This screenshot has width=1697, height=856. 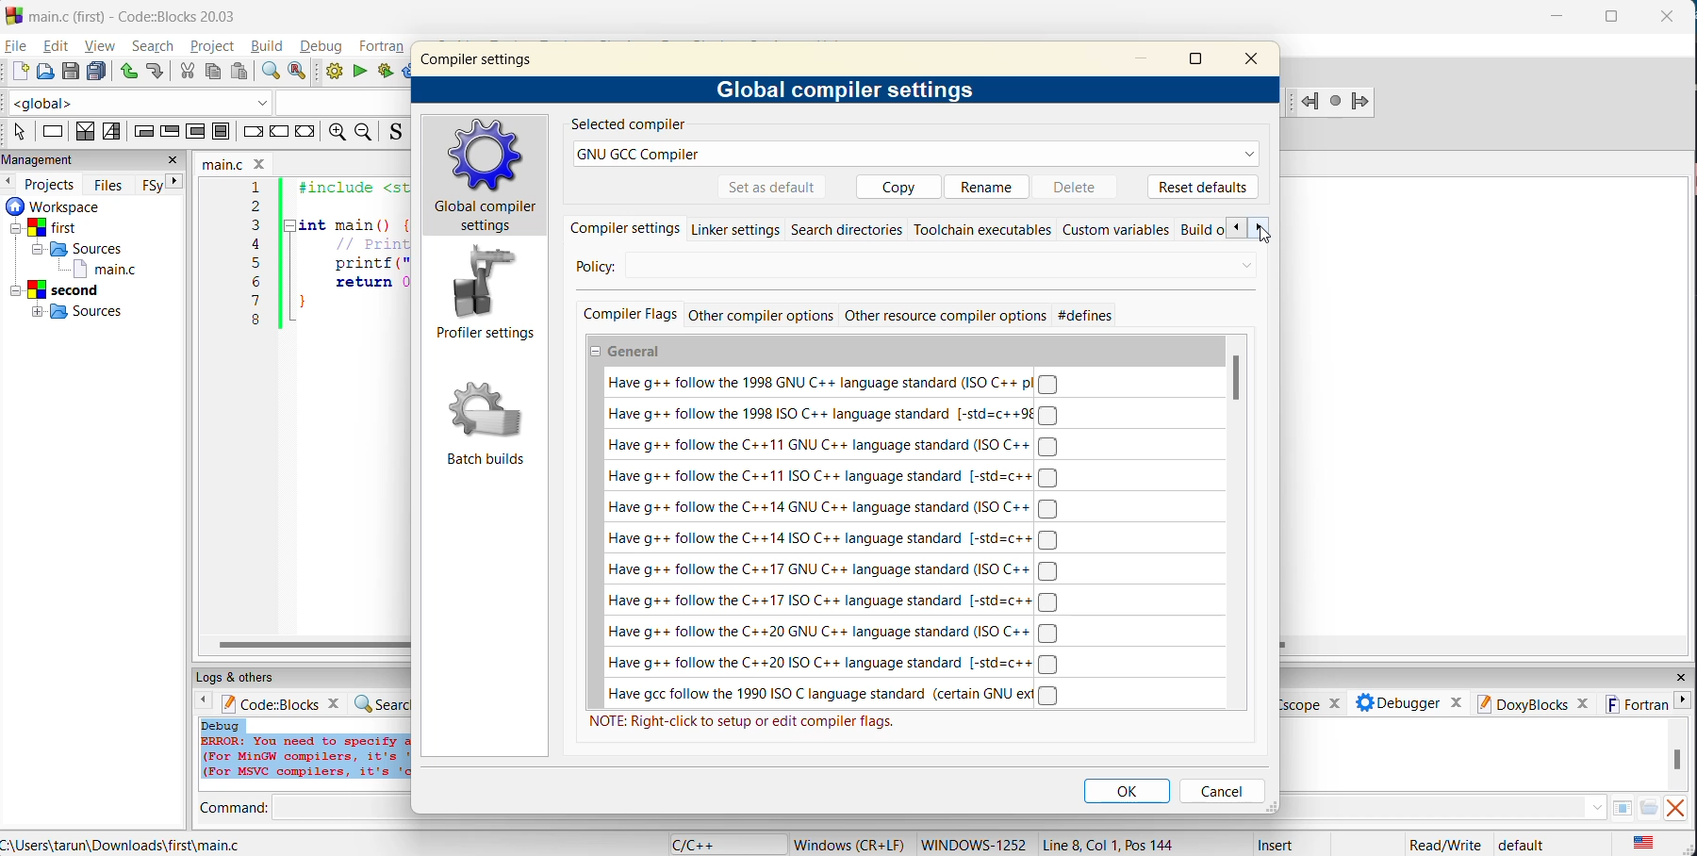 I want to click on C:\Users\tarun\Downloads\first\main.c, so click(x=133, y=843).